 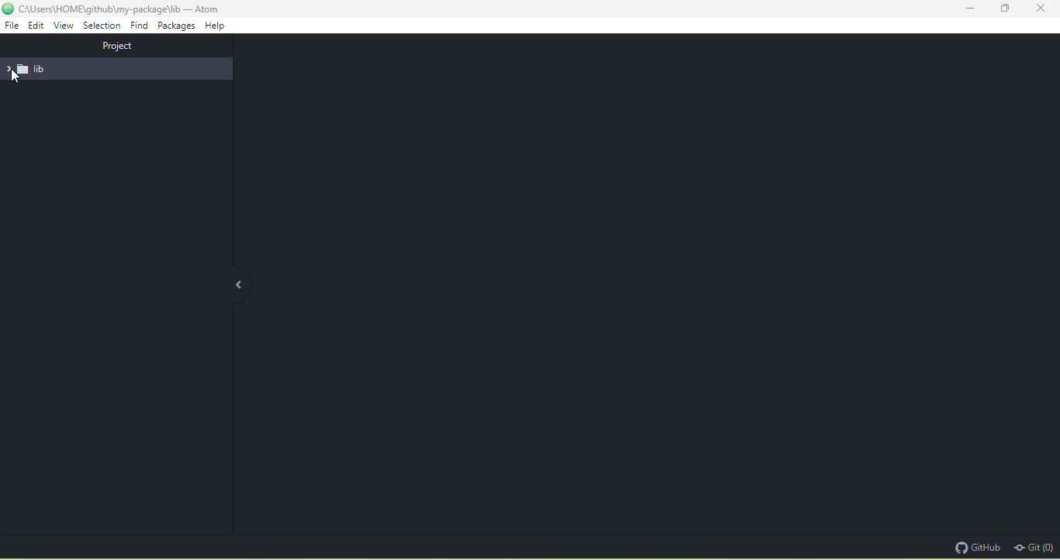 What do you see at coordinates (126, 45) in the screenshot?
I see `project` at bounding box center [126, 45].